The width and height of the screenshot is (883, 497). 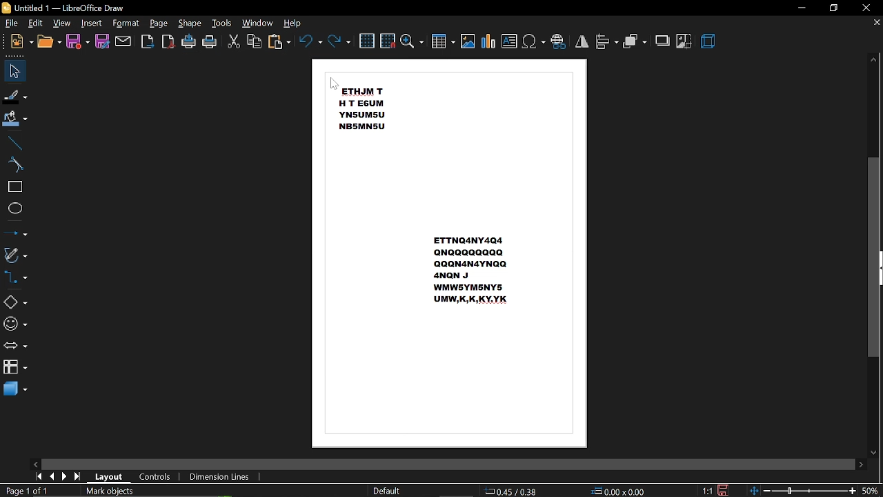 What do you see at coordinates (468, 41) in the screenshot?
I see `insert image` at bounding box center [468, 41].